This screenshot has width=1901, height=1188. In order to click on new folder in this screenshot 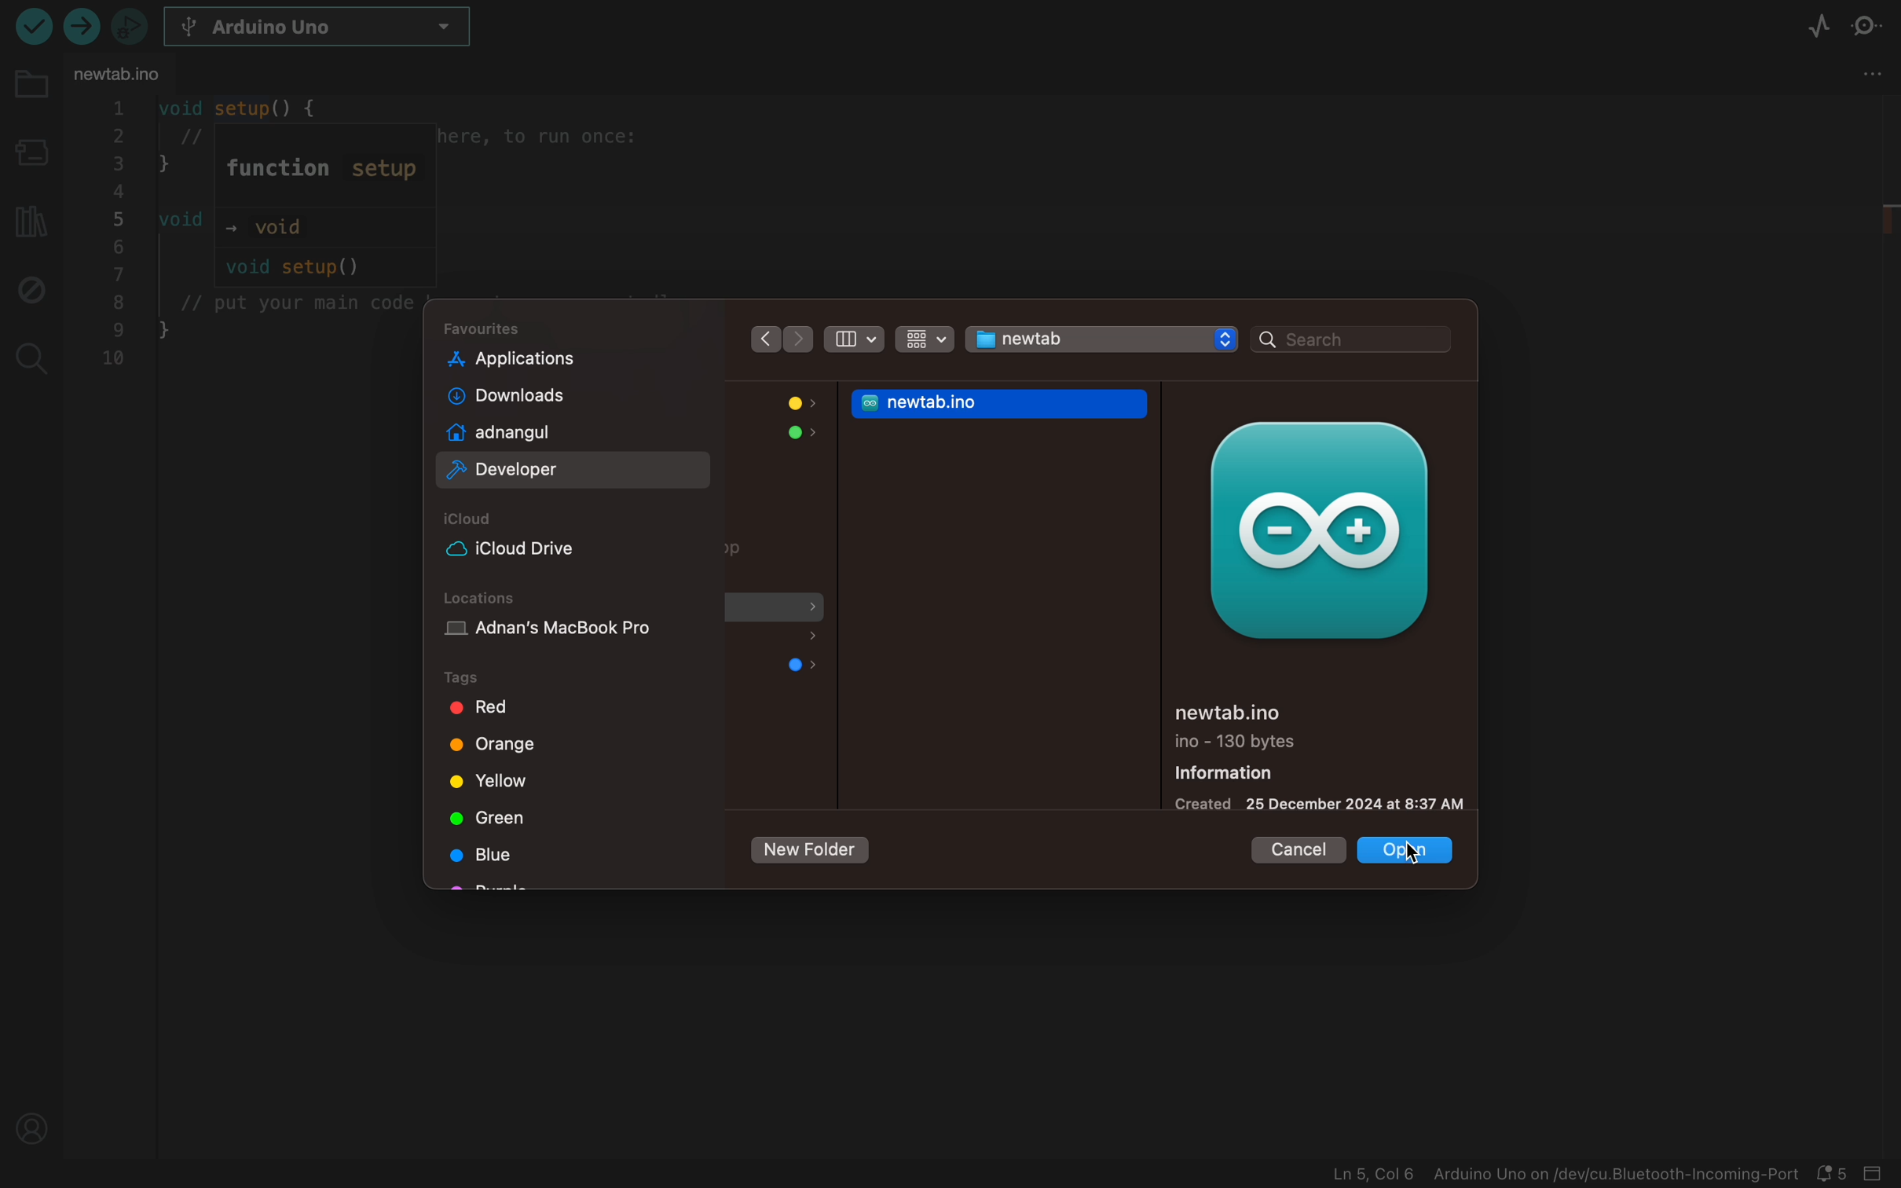, I will do `click(808, 852)`.